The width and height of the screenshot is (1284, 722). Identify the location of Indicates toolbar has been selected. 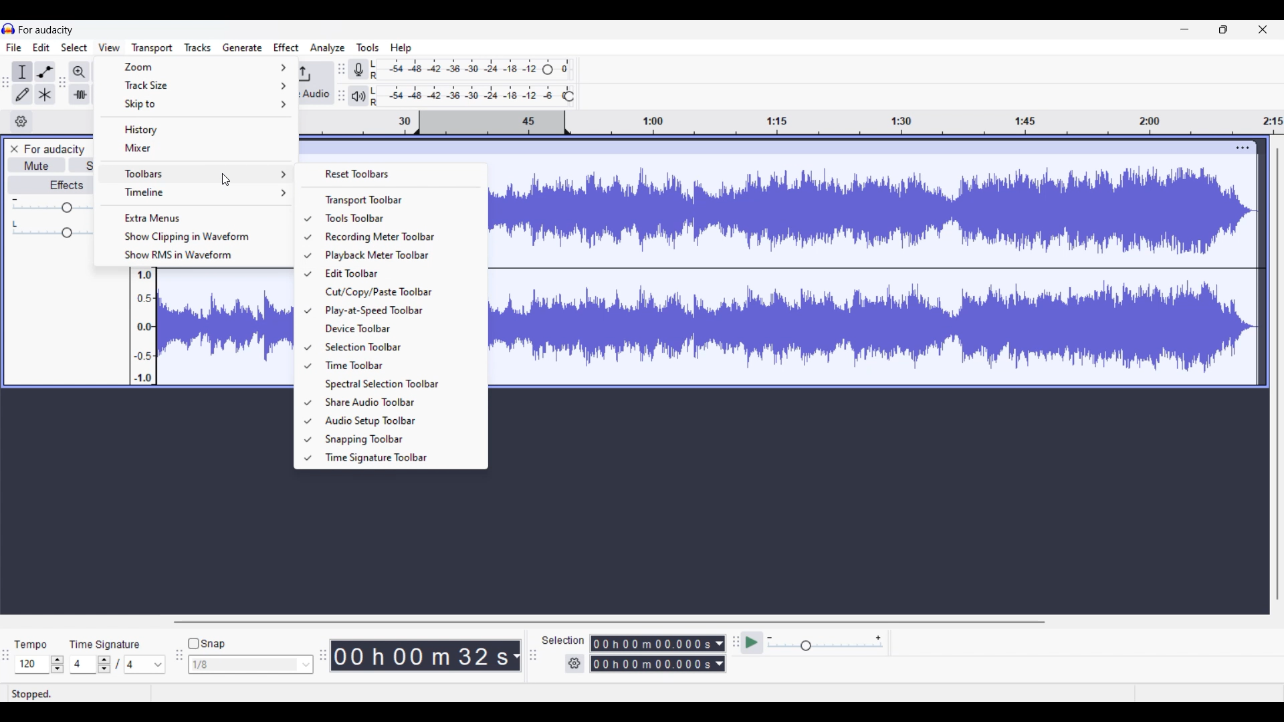
(307, 338).